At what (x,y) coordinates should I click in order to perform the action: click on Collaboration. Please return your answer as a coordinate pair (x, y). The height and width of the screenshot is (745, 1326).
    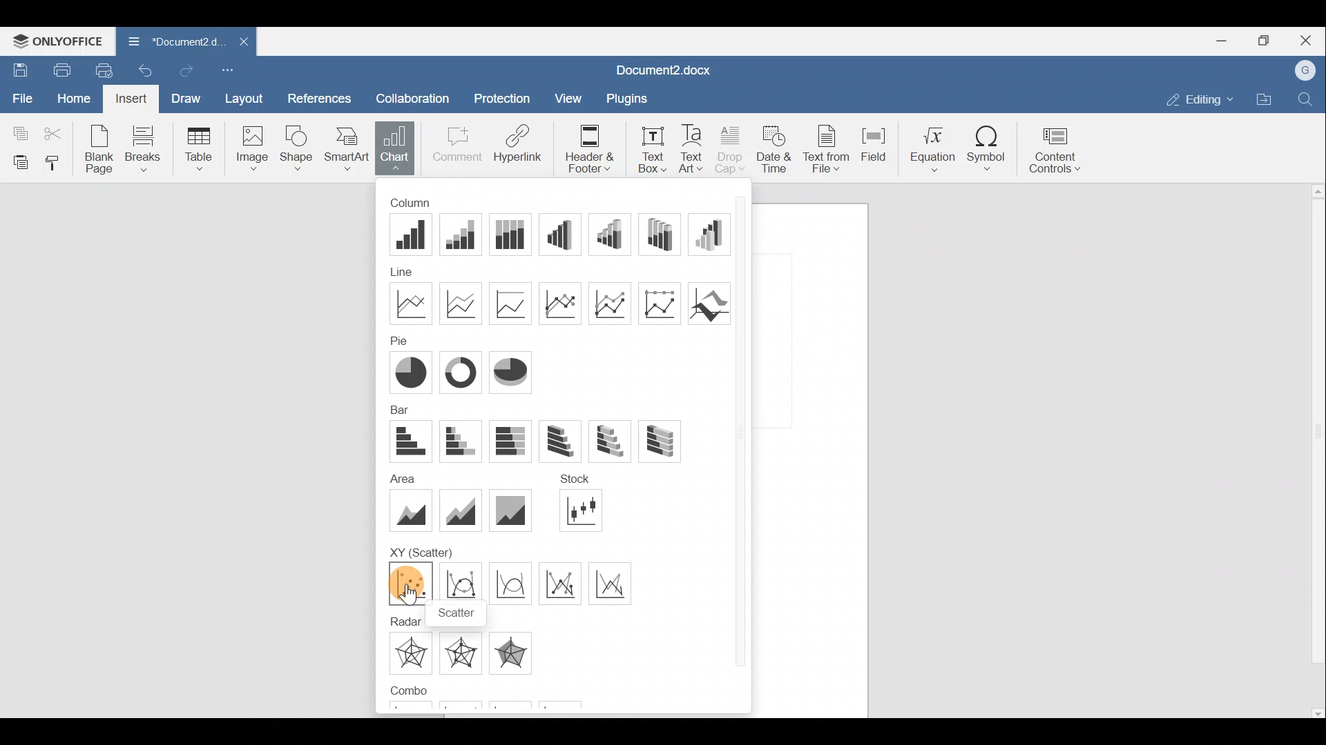
    Looking at the image, I should click on (418, 95).